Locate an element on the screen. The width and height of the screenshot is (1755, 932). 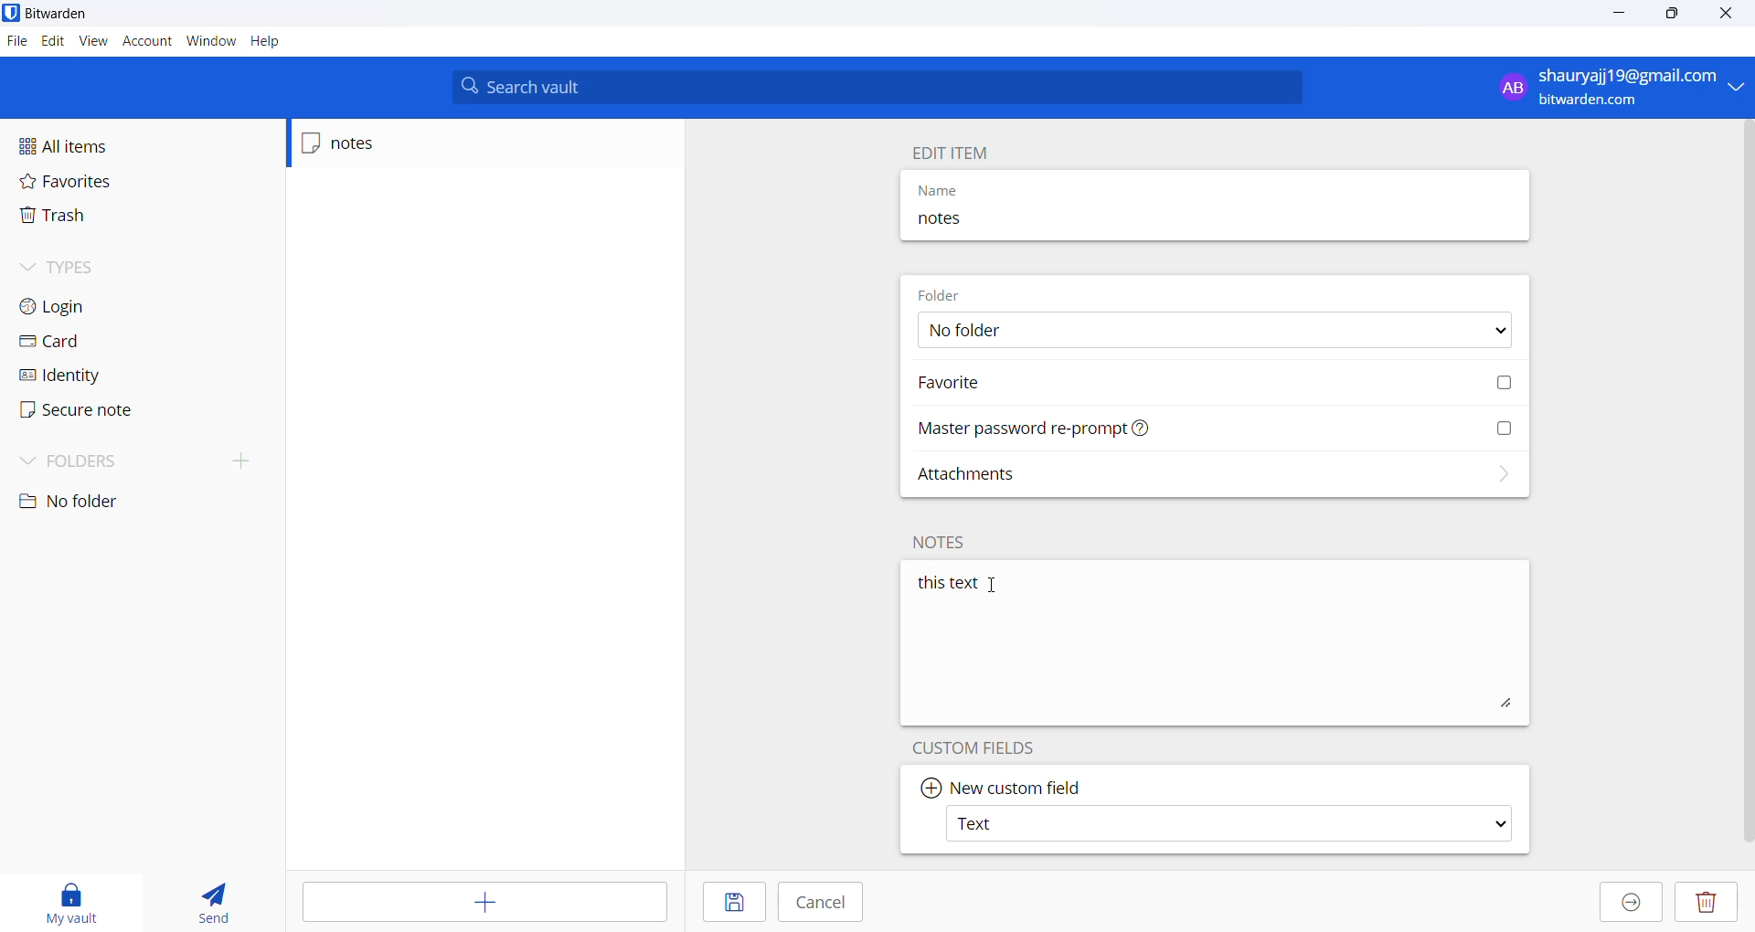
attachments is located at coordinates (1214, 479).